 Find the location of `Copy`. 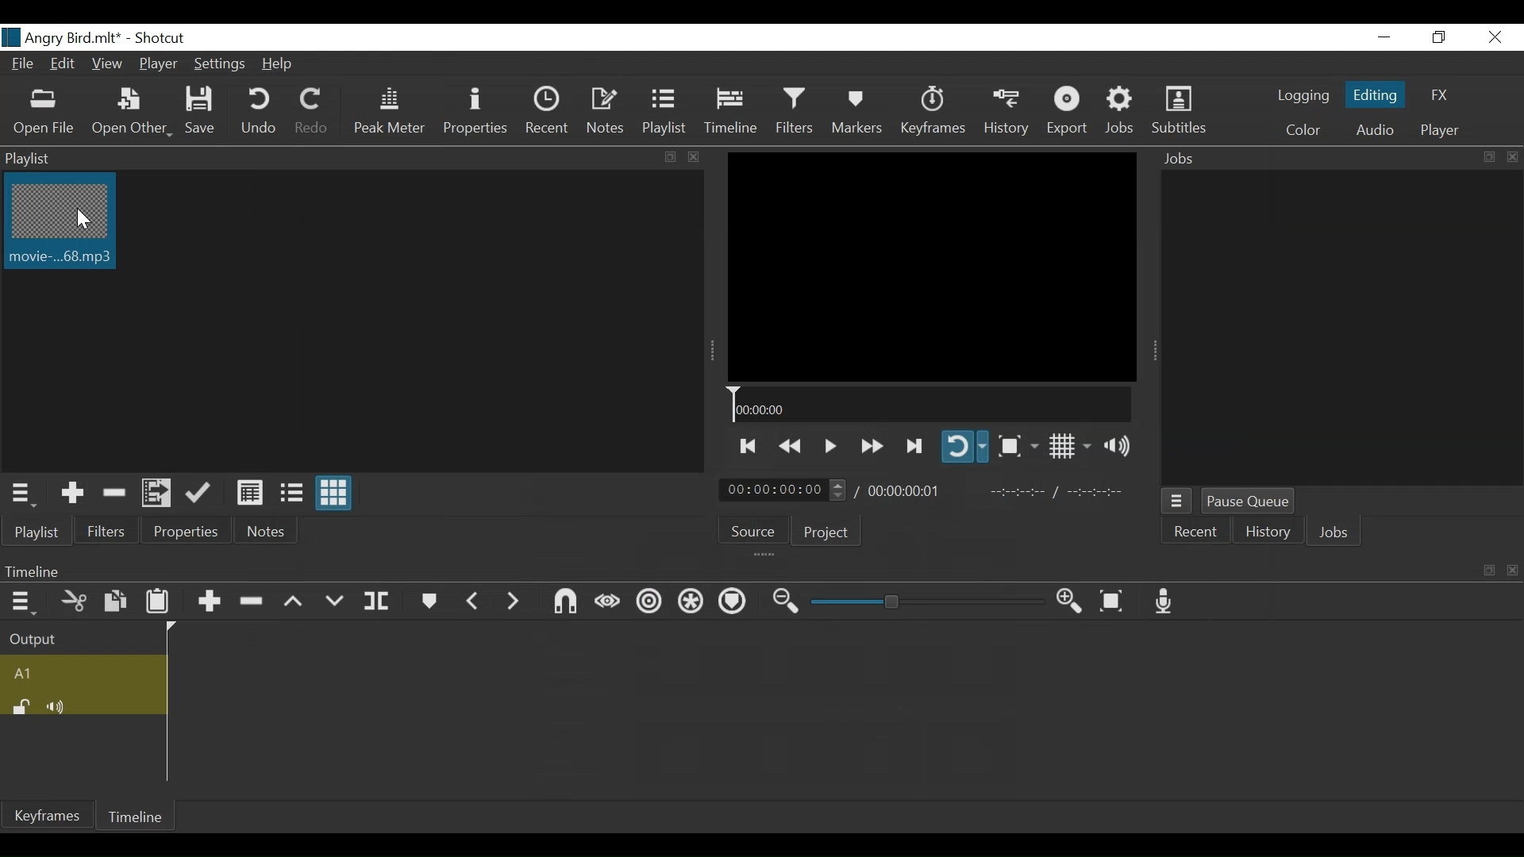

Copy is located at coordinates (115, 601).